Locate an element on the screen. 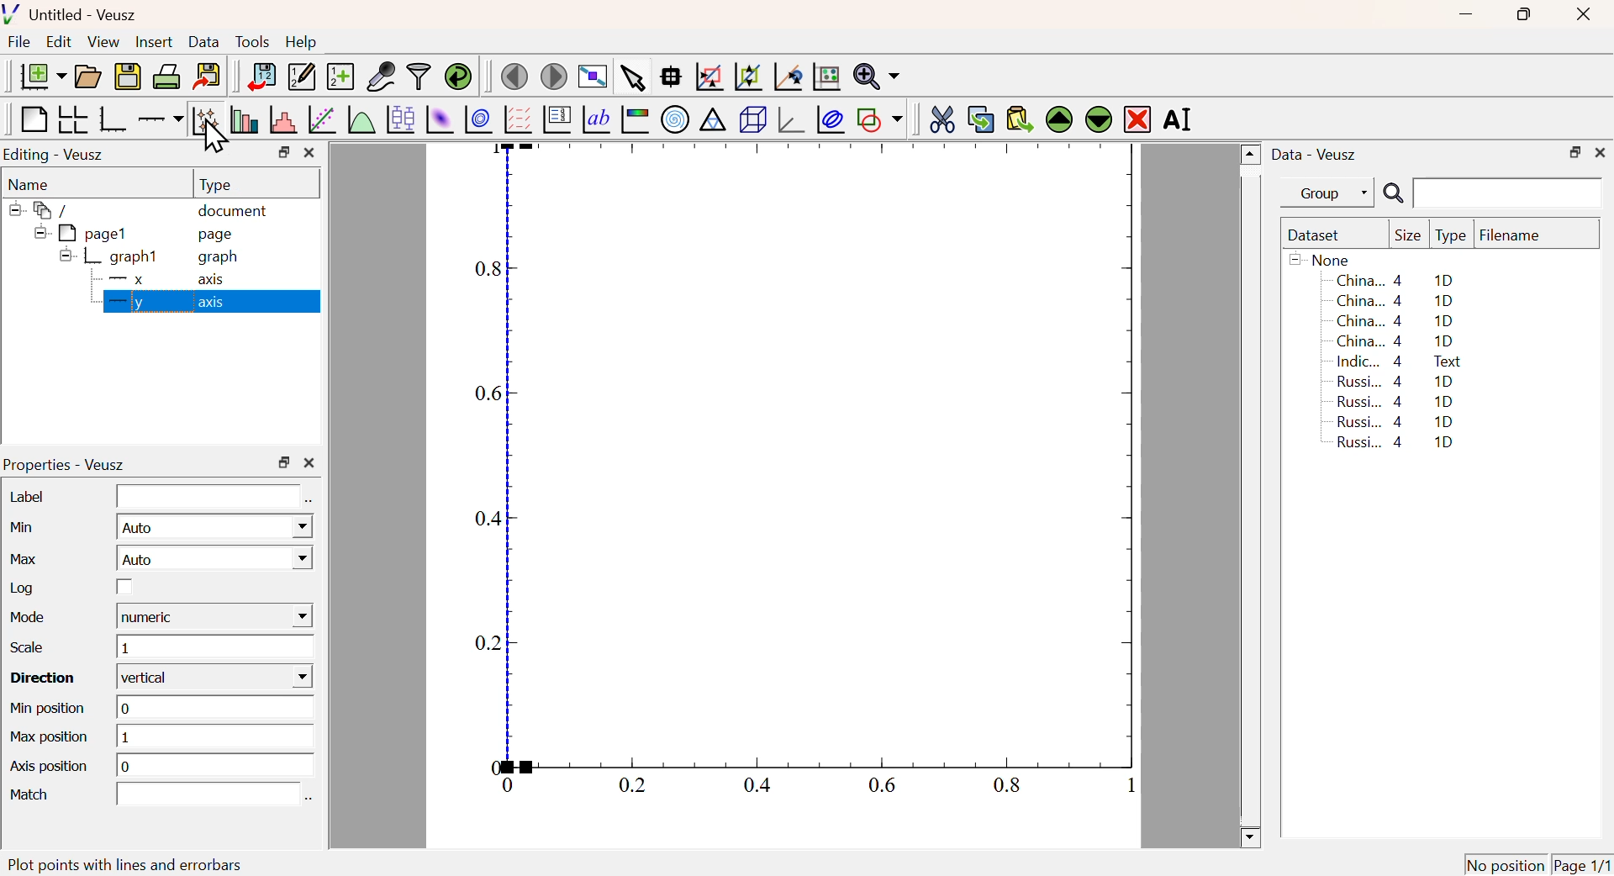 The height and width of the screenshot is (876, 1614). Export to graphics format is located at coordinates (208, 74).